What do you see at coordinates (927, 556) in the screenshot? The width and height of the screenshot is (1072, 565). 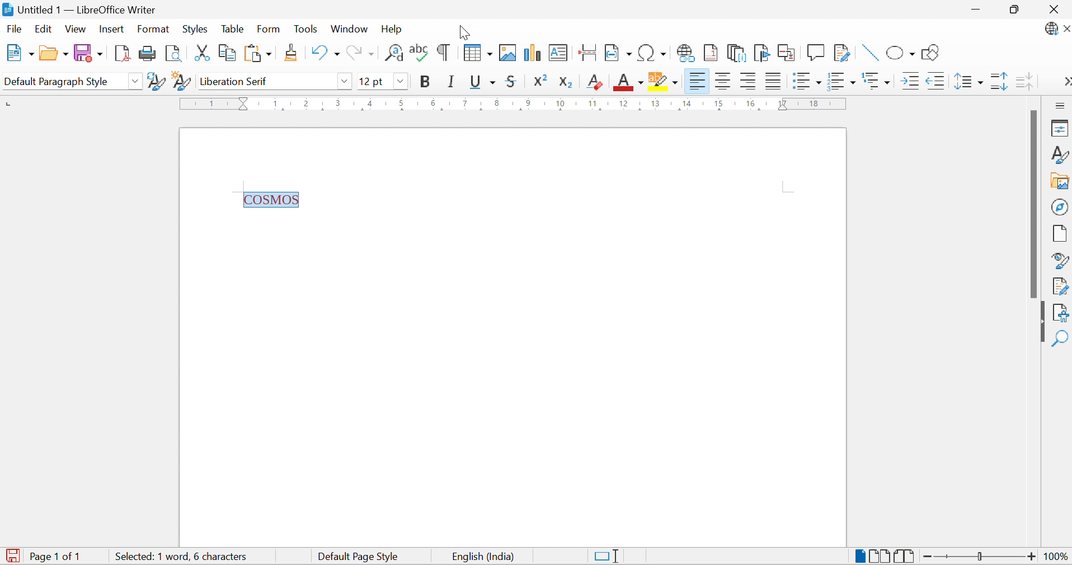 I see `Zoom Out` at bounding box center [927, 556].